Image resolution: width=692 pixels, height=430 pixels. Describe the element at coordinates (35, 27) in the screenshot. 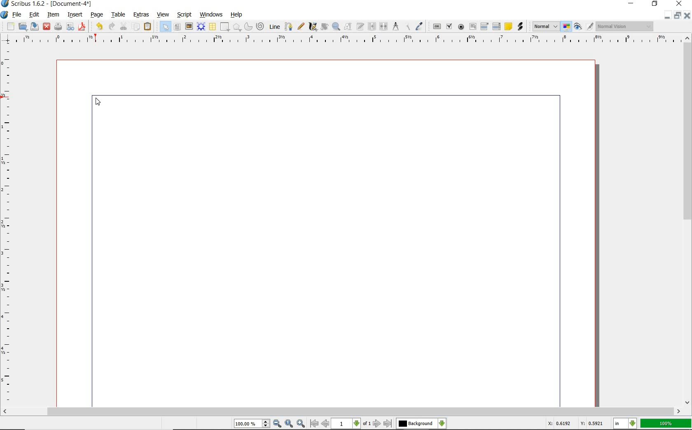

I see `save` at that location.